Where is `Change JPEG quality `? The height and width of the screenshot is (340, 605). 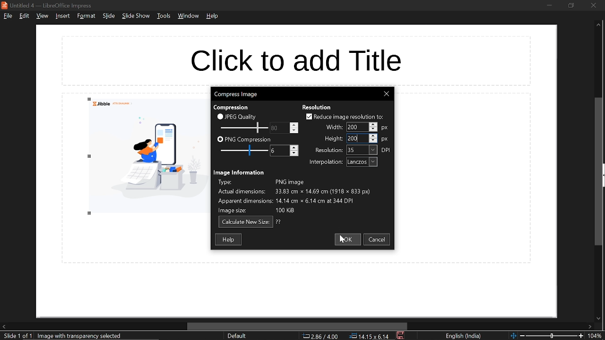 Change JPEG quality  is located at coordinates (244, 128).